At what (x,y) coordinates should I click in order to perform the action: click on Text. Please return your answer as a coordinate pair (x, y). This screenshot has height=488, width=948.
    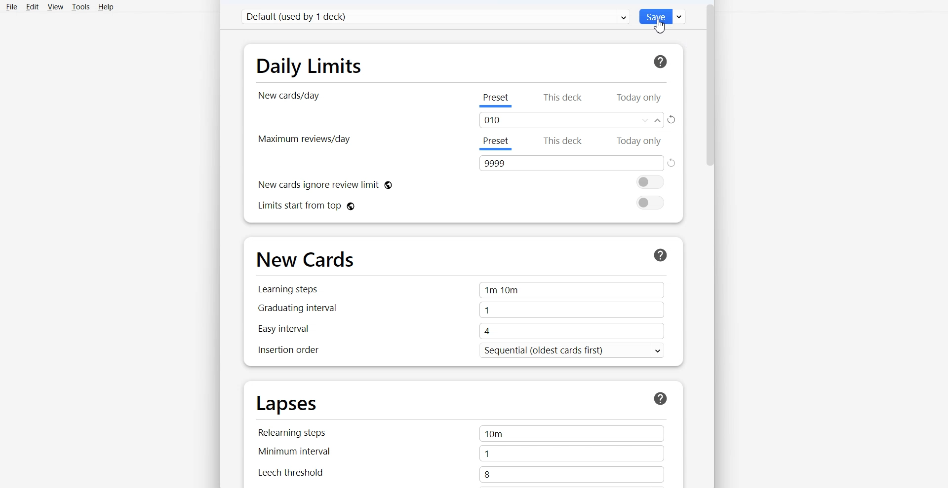
    Looking at the image, I should click on (571, 163).